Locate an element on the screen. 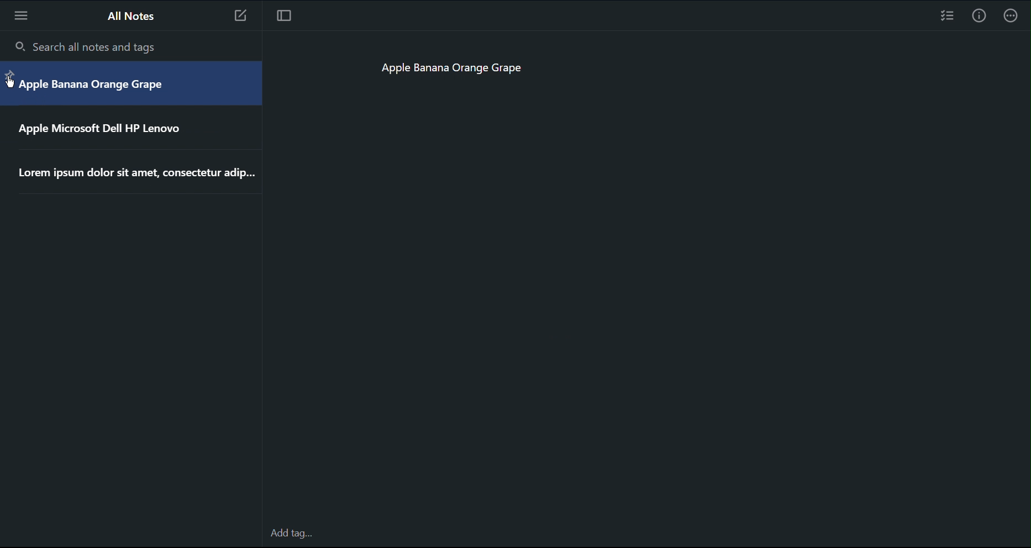 The image size is (1031, 548). More is located at coordinates (1016, 15).